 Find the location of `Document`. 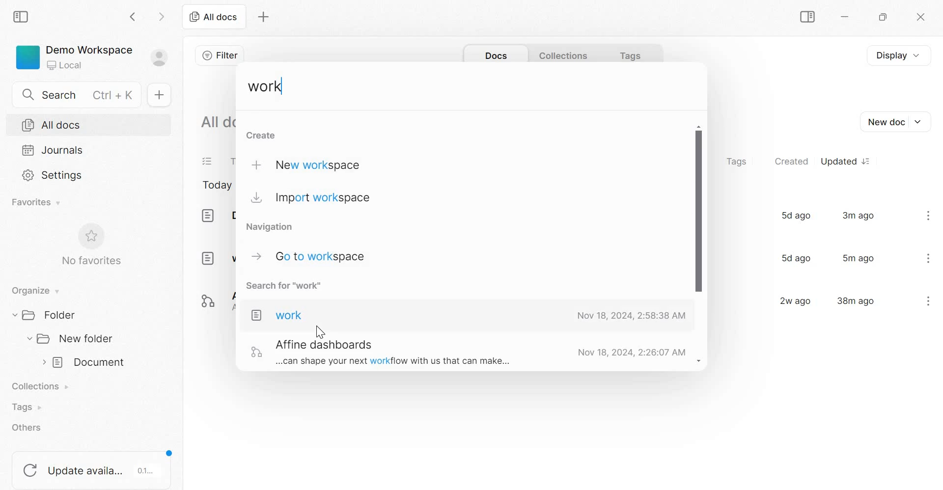

Document is located at coordinates (216, 216).